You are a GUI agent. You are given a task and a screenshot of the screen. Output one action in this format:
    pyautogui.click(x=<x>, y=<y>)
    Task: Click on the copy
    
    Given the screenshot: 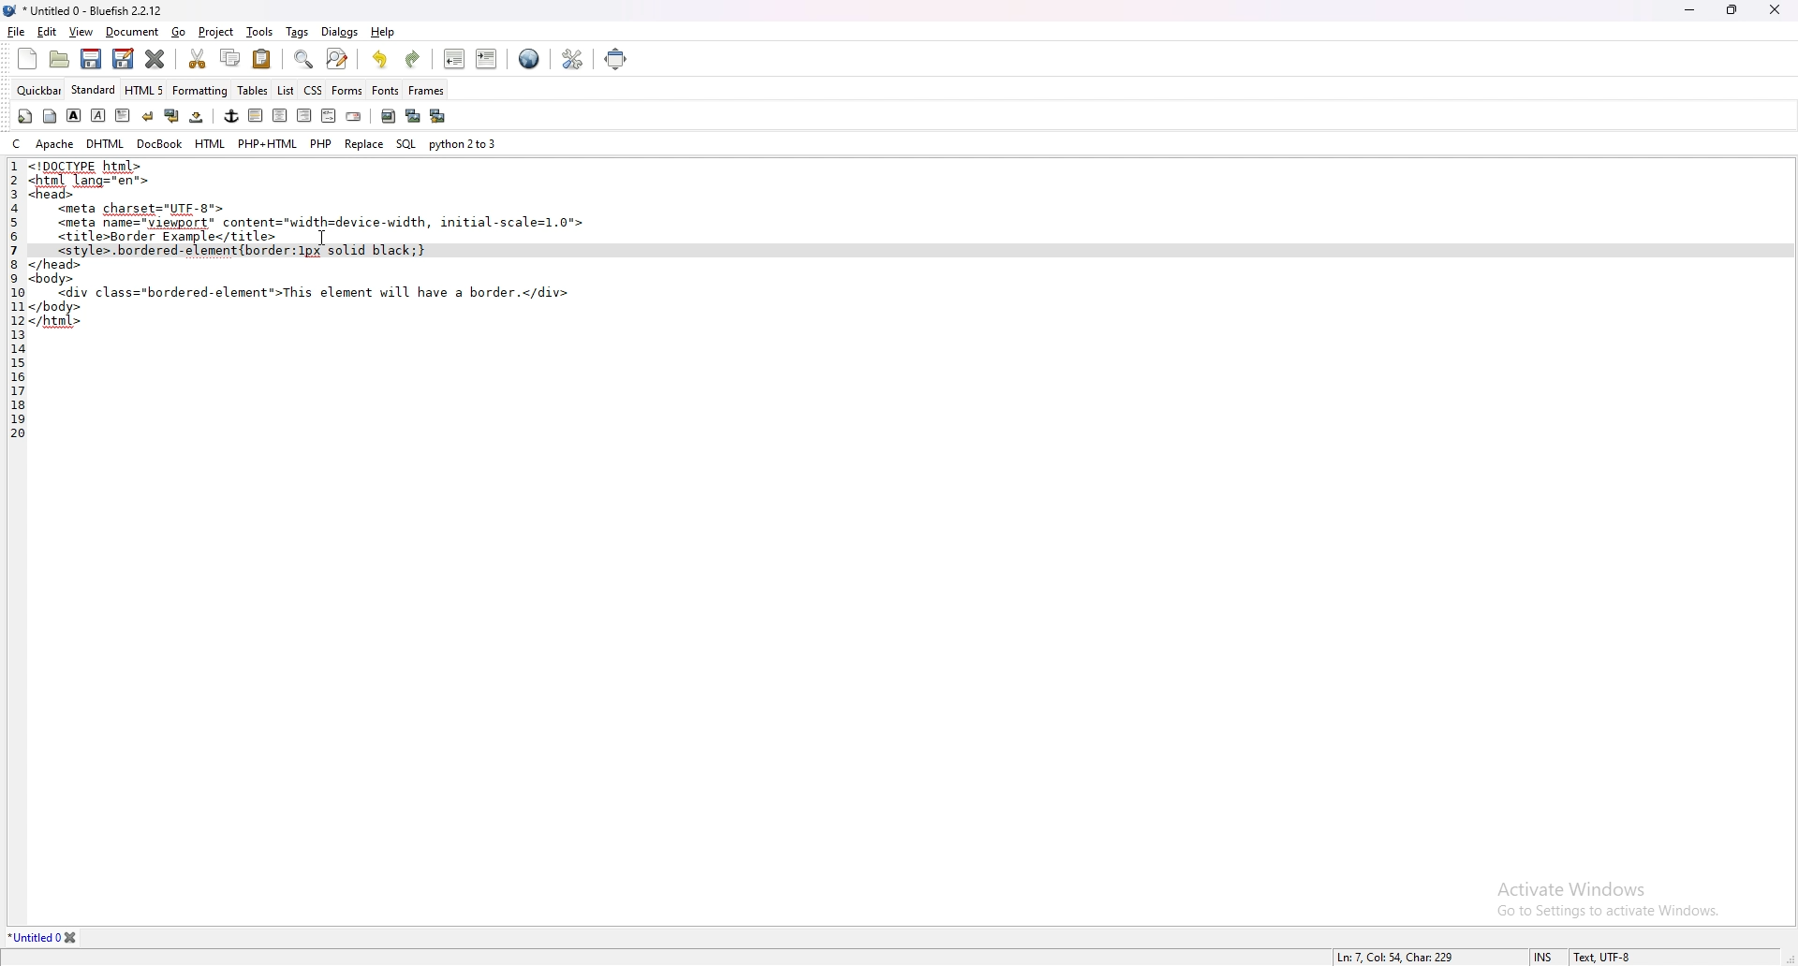 What is the action you would take?
    pyautogui.click(x=231, y=58)
    